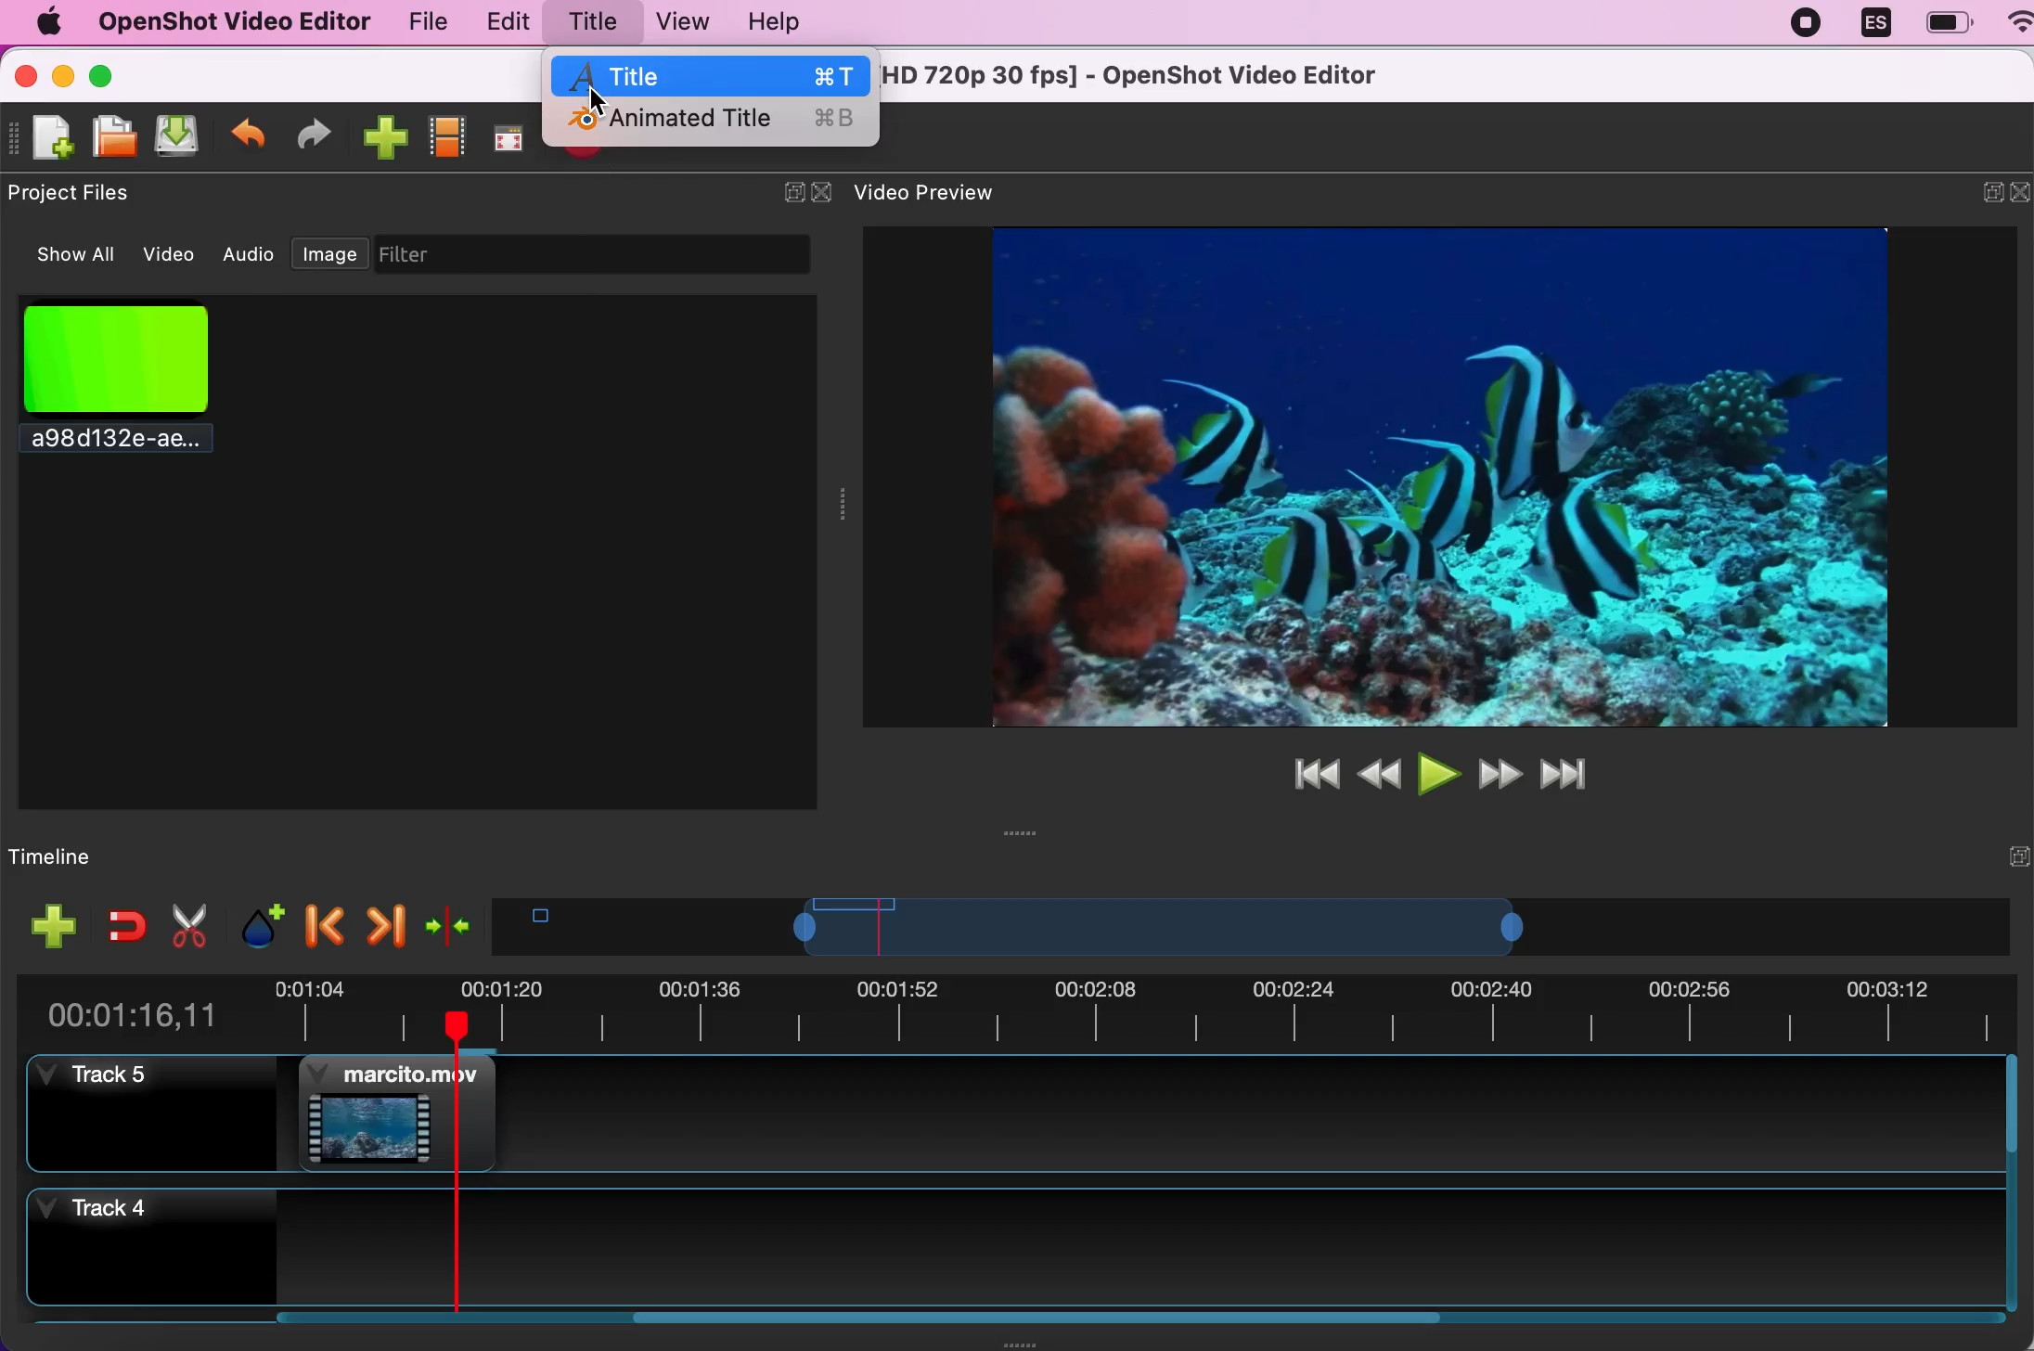 This screenshot has height=1351, width=2034. What do you see at coordinates (250, 134) in the screenshot?
I see `undo` at bounding box center [250, 134].